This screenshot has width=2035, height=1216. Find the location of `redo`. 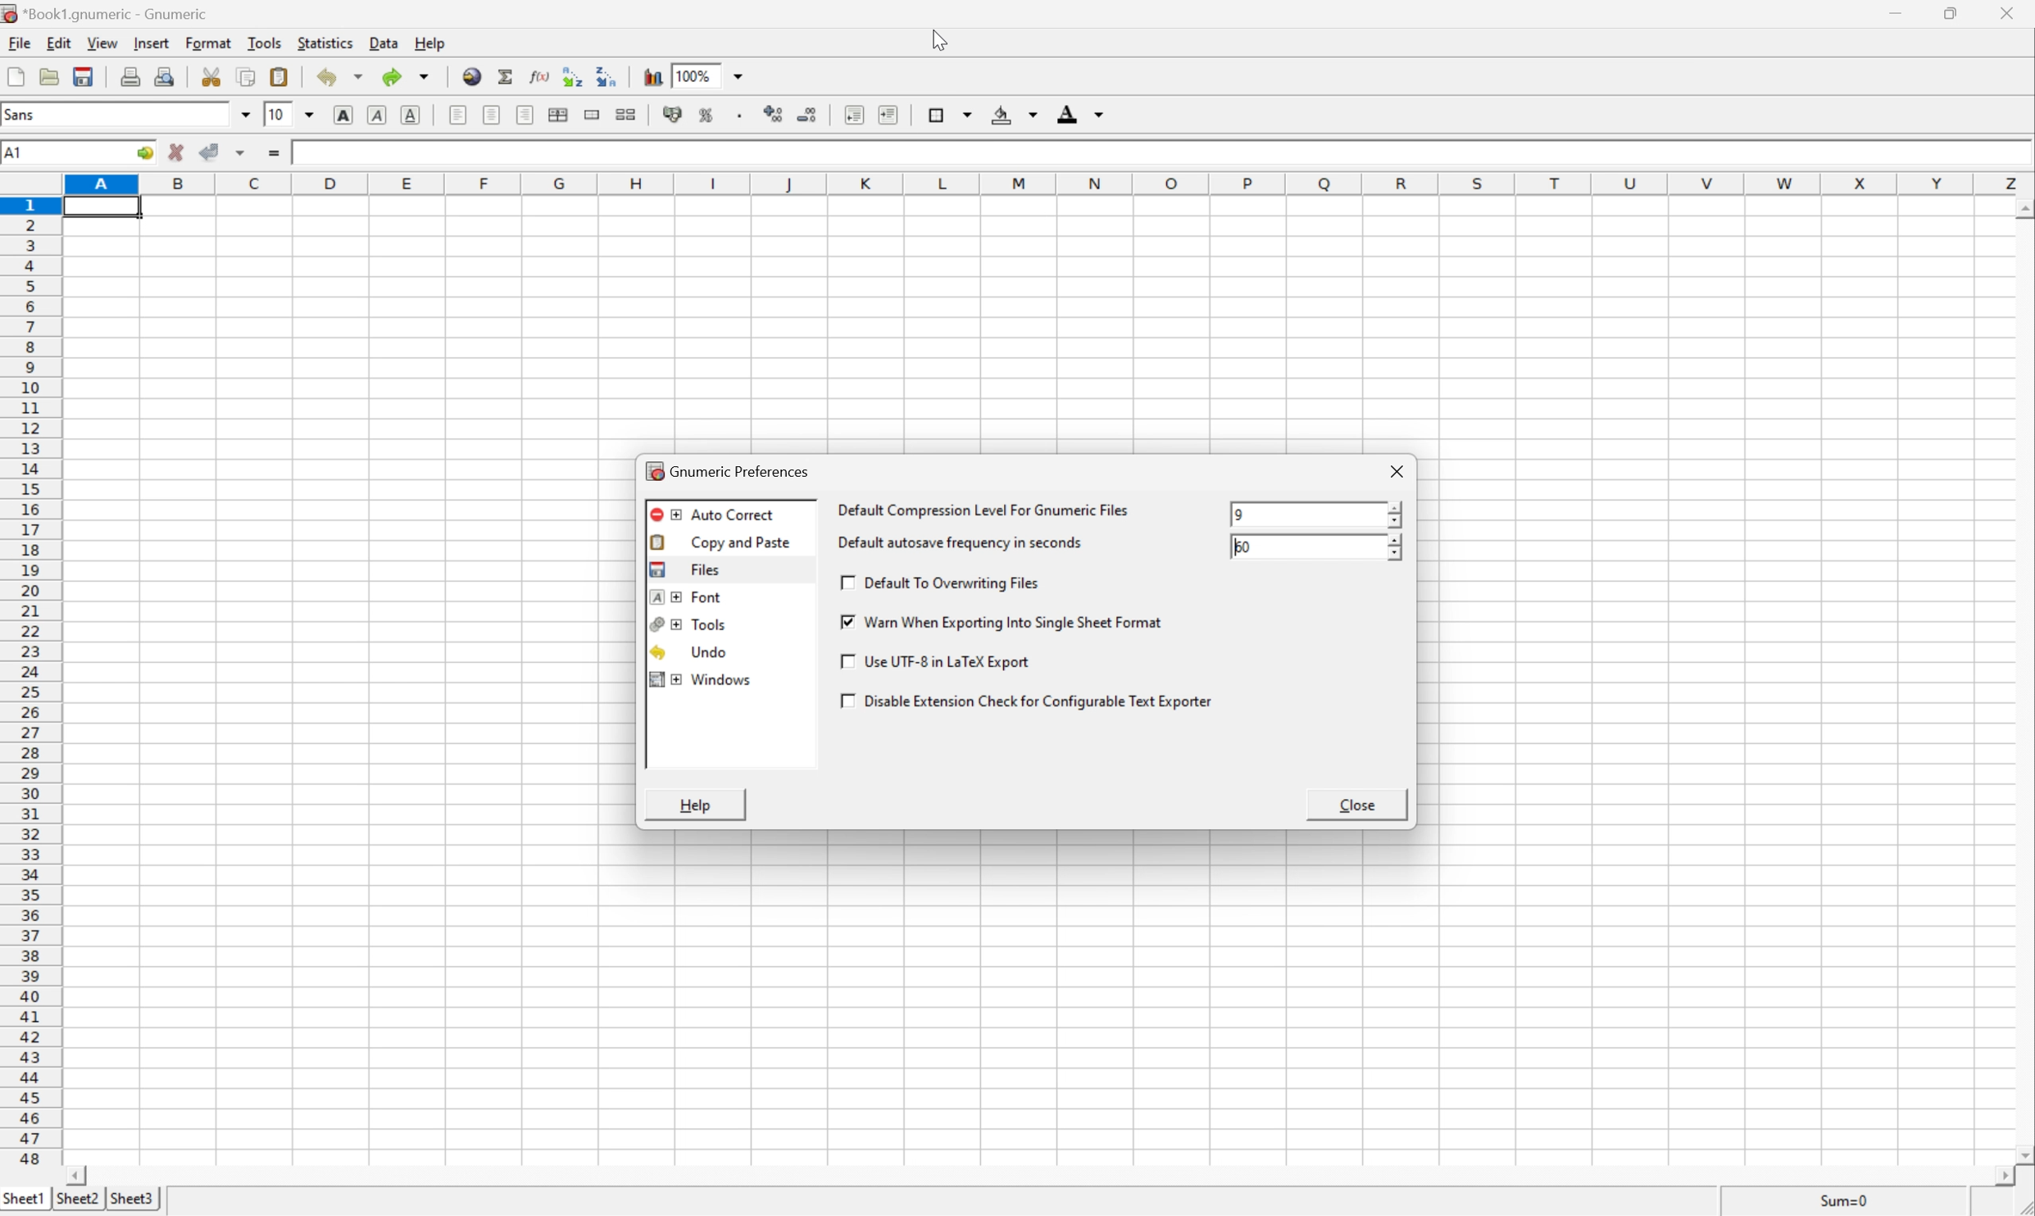

redo is located at coordinates (408, 77).